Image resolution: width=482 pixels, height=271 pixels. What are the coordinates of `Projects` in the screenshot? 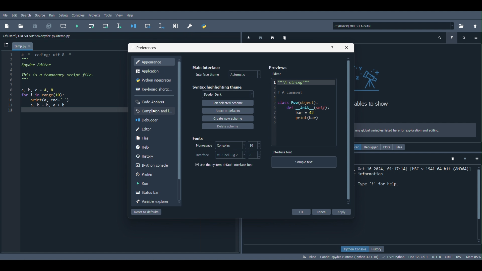 It's located at (94, 16).